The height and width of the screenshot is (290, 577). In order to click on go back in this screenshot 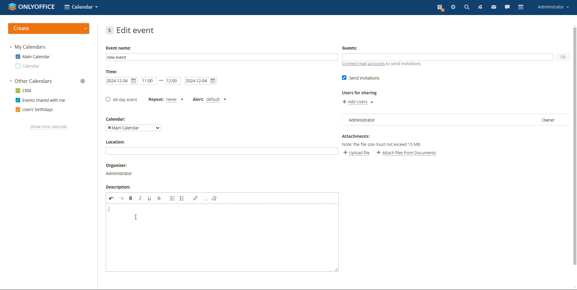, I will do `click(110, 30)`.